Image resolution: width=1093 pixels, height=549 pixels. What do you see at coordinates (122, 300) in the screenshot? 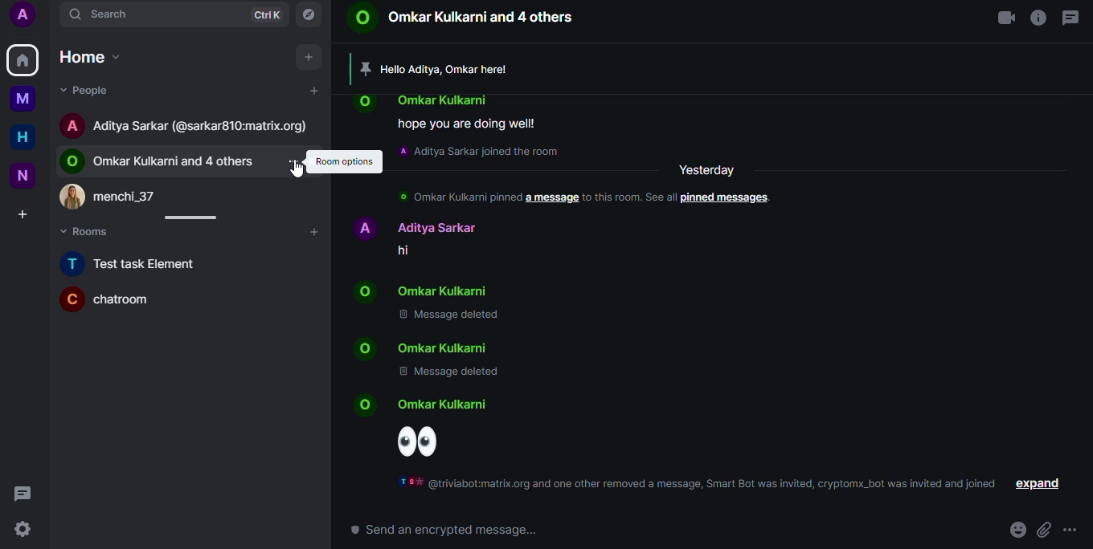
I see `C chatroom` at bounding box center [122, 300].